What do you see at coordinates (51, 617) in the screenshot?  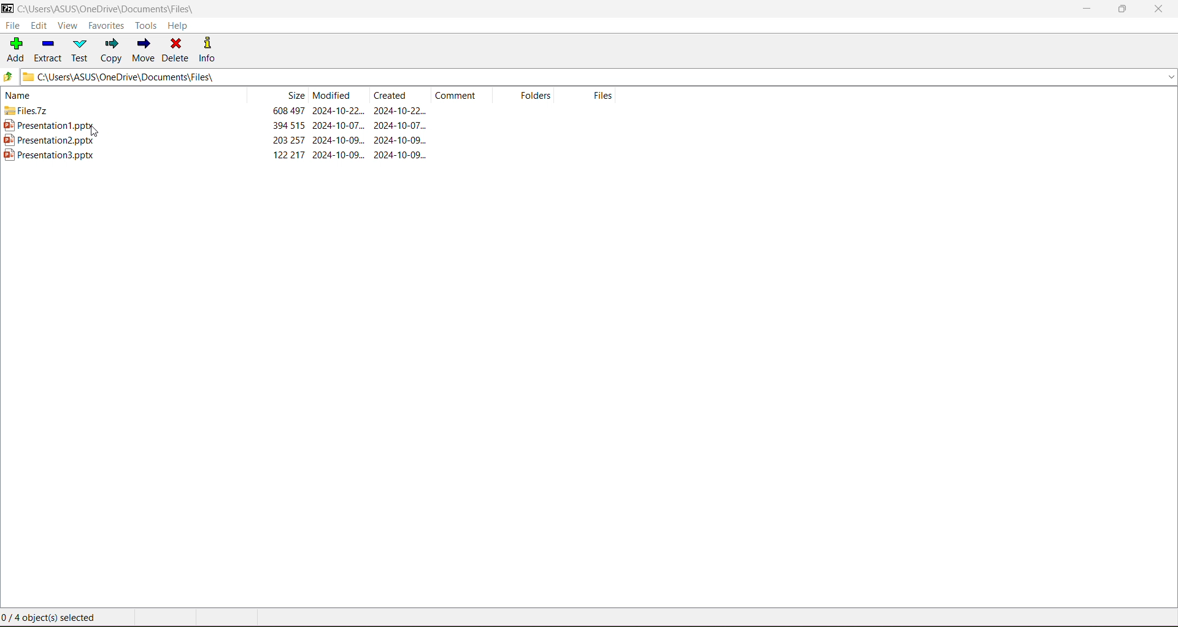 I see `0/4 object(s) selected` at bounding box center [51, 617].